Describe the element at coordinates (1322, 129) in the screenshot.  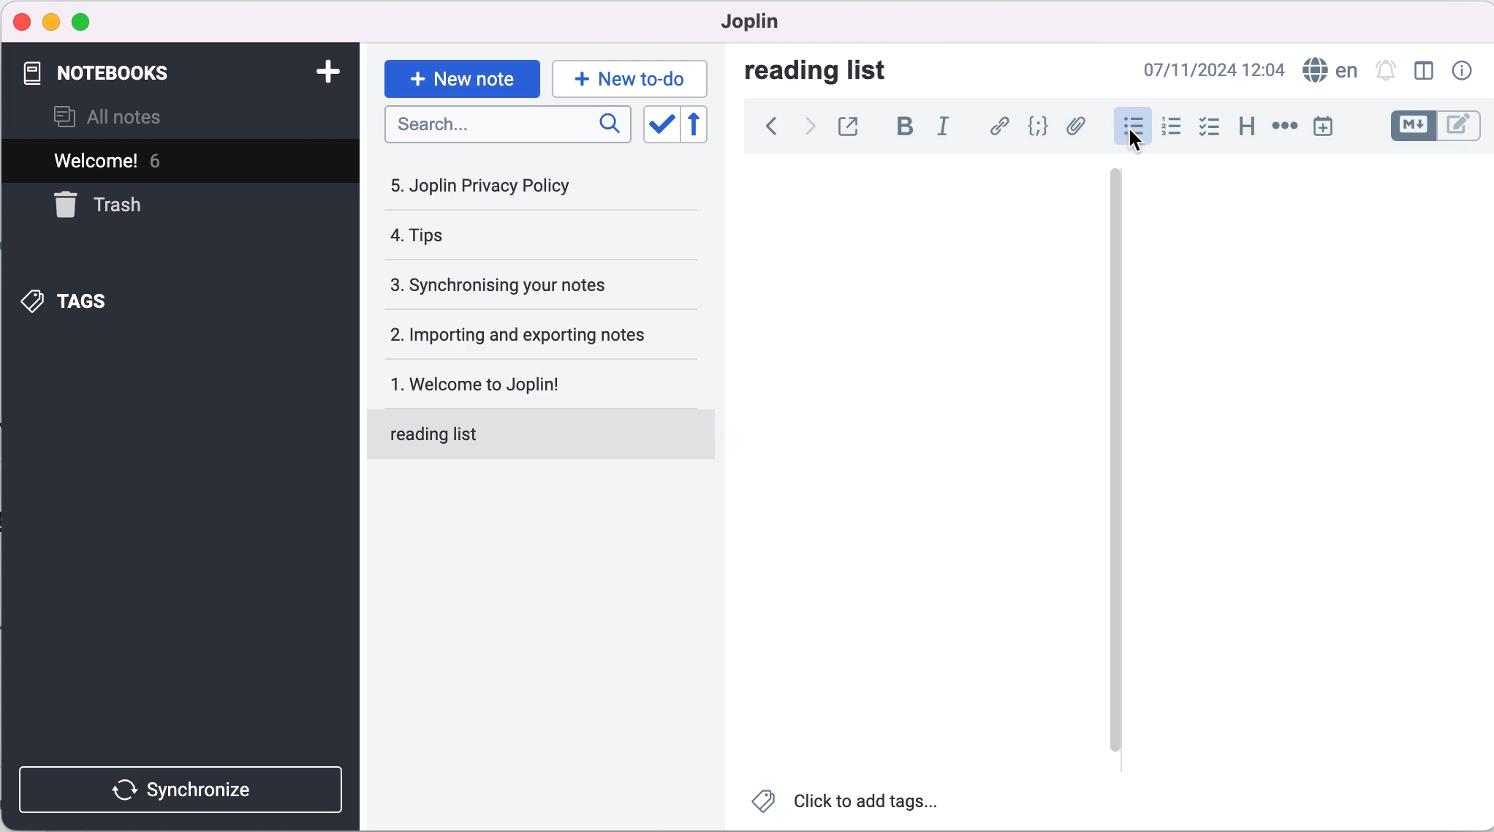
I see `insert time` at that location.